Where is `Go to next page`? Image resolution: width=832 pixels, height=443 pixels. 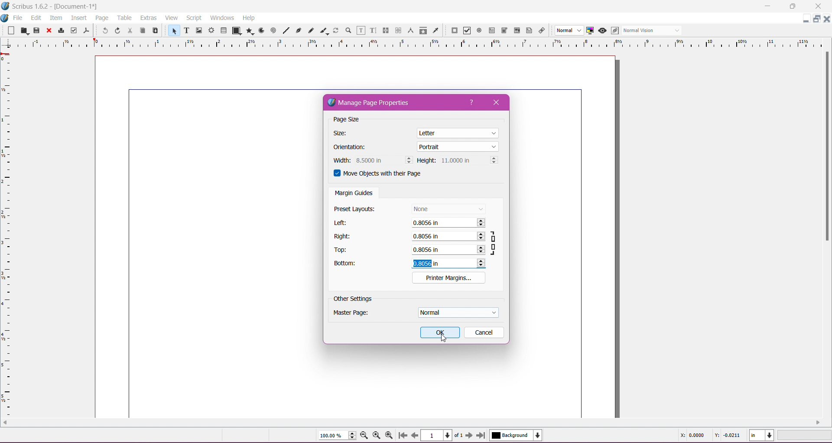 Go to next page is located at coordinates (469, 436).